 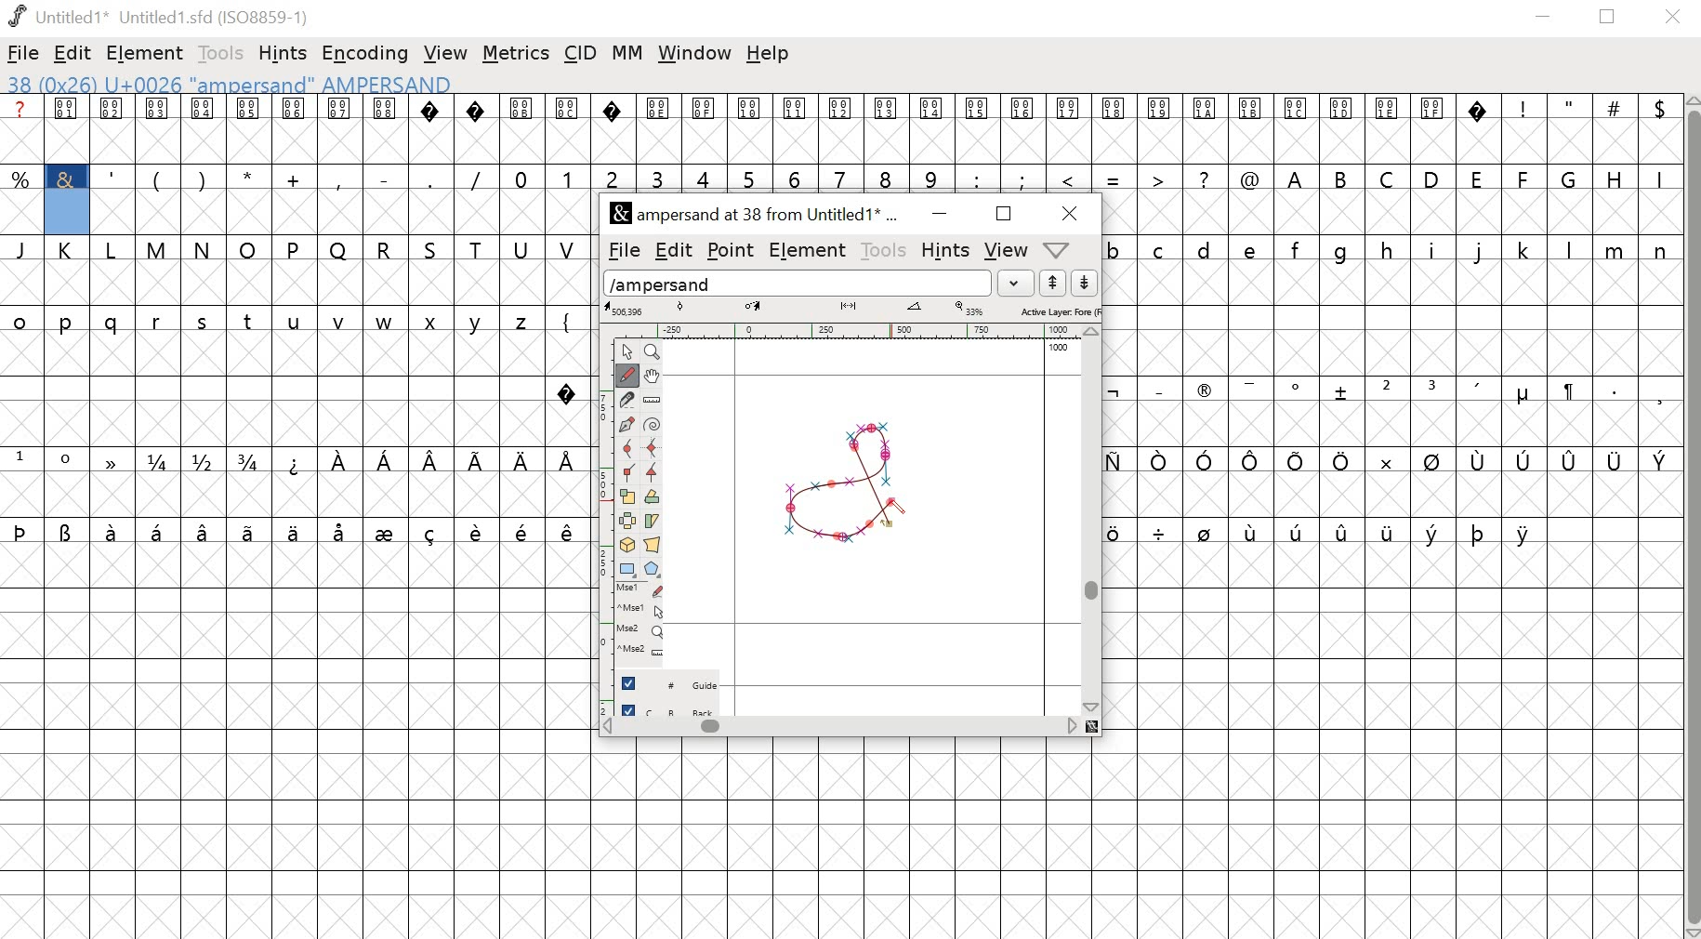 What do you see at coordinates (653, 425) in the screenshot?
I see `toggle spiral` at bounding box center [653, 425].